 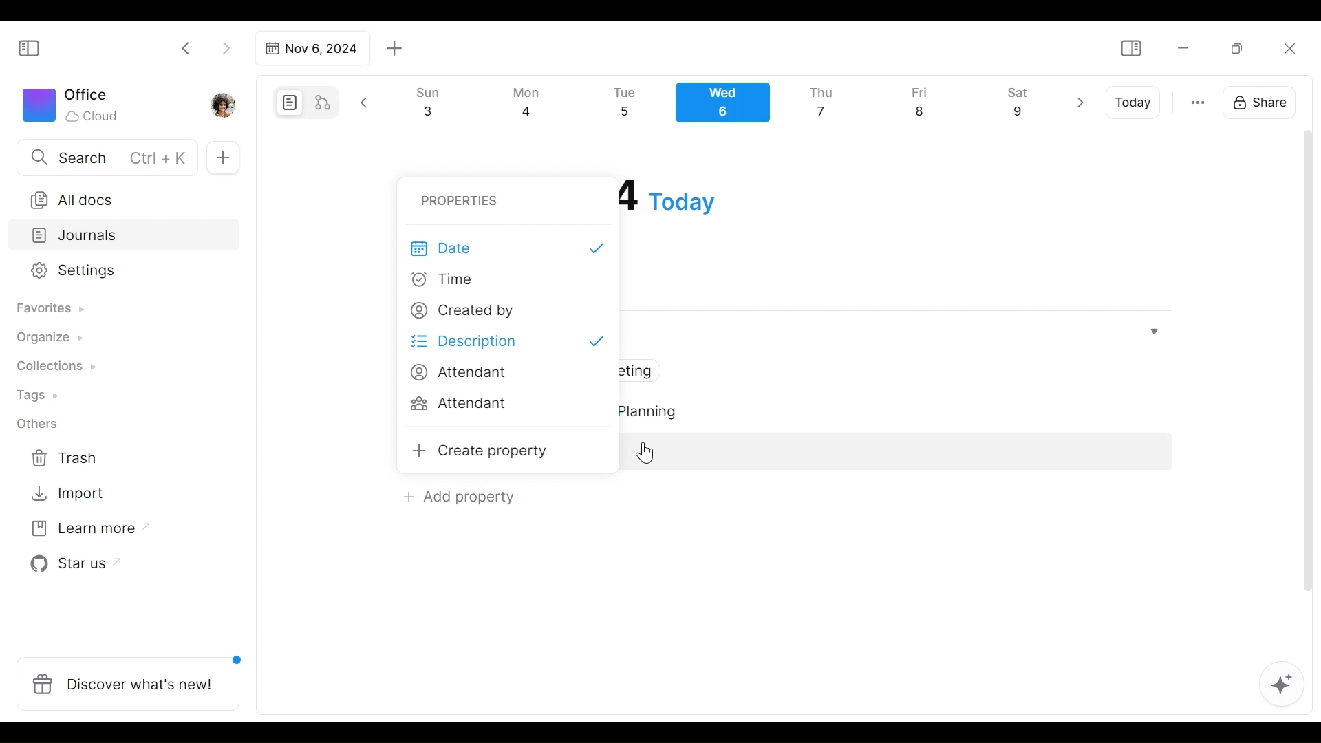 What do you see at coordinates (1198, 101) in the screenshot?
I see `more otions` at bounding box center [1198, 101].